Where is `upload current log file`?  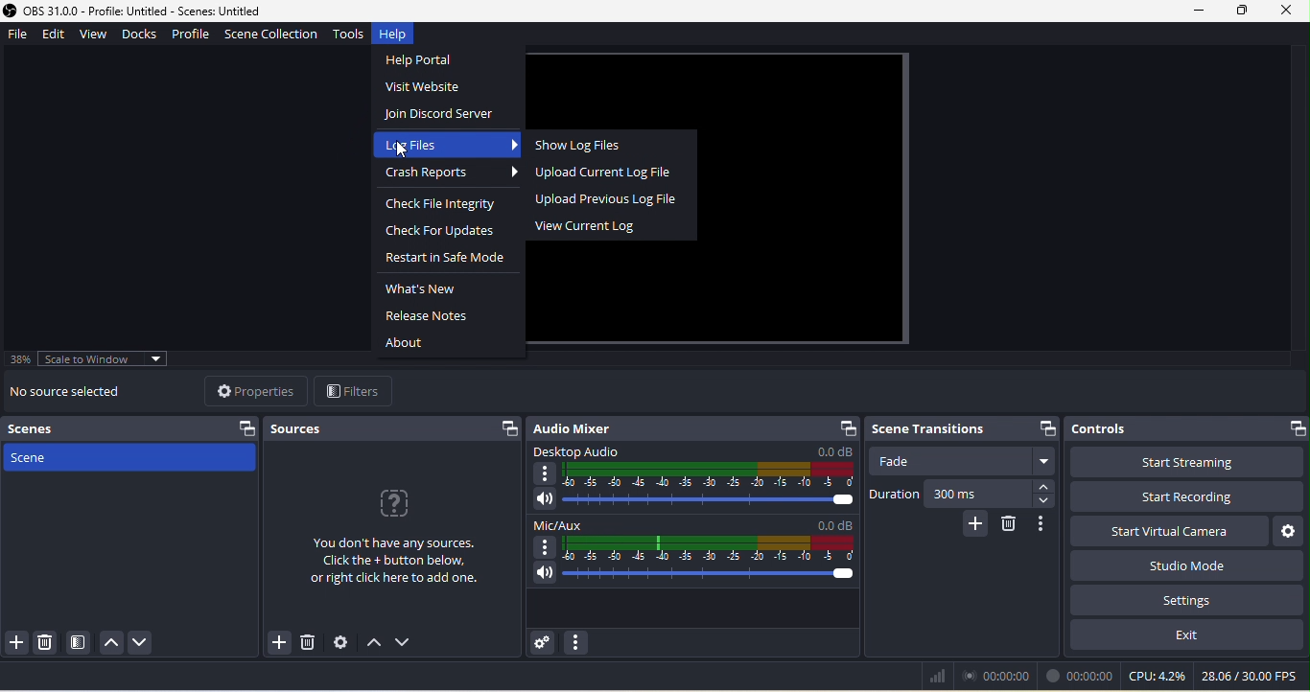 upload current log file is located at coordinates (602, 175).